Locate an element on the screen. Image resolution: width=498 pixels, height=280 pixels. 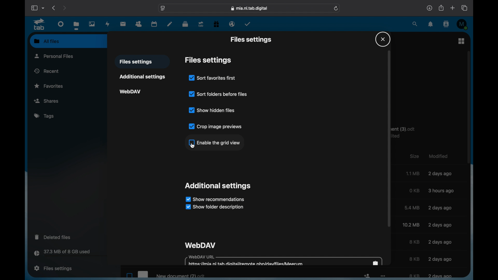
next is located at coordinates (64, 8).